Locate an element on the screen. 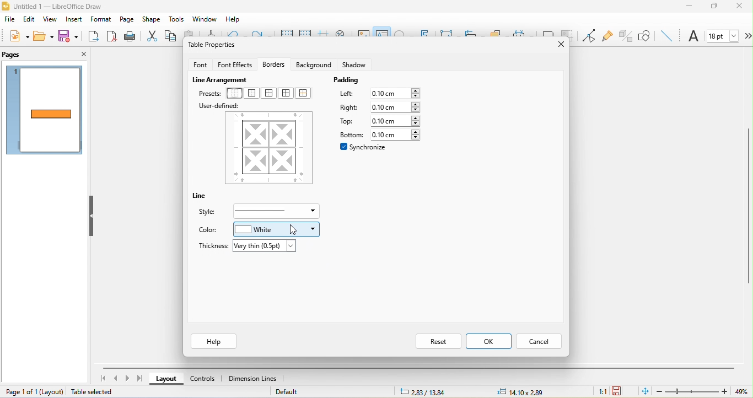 Image resolution: width=753 pixels, height=398 pixels. live arrangement is located at coordinates (222, 79).